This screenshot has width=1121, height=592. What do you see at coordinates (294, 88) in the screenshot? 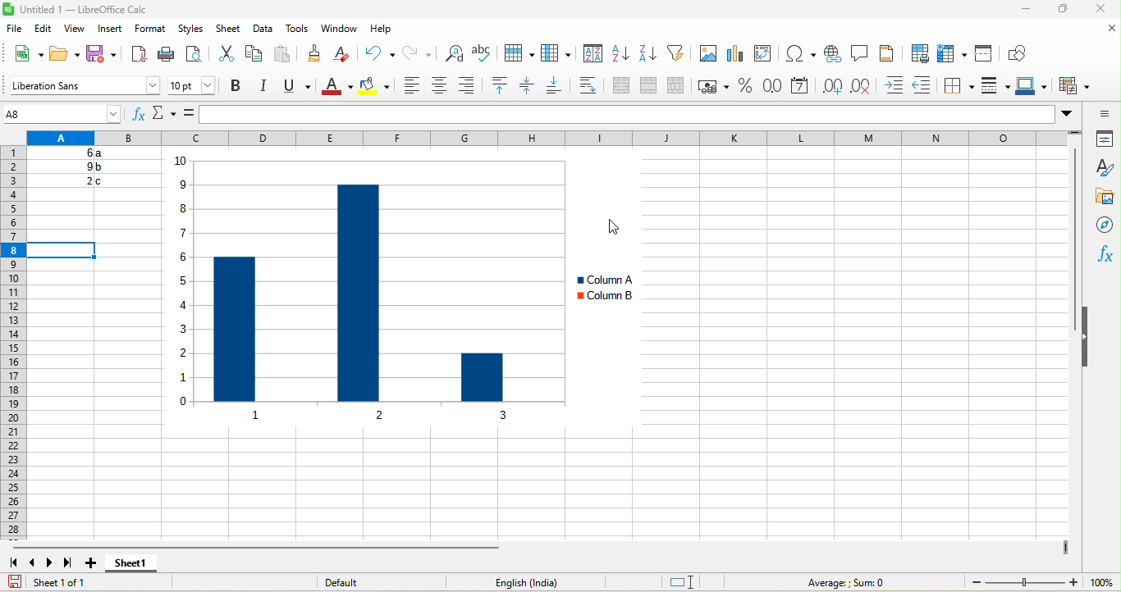
I see `underline` at bounding box center [294, 88].